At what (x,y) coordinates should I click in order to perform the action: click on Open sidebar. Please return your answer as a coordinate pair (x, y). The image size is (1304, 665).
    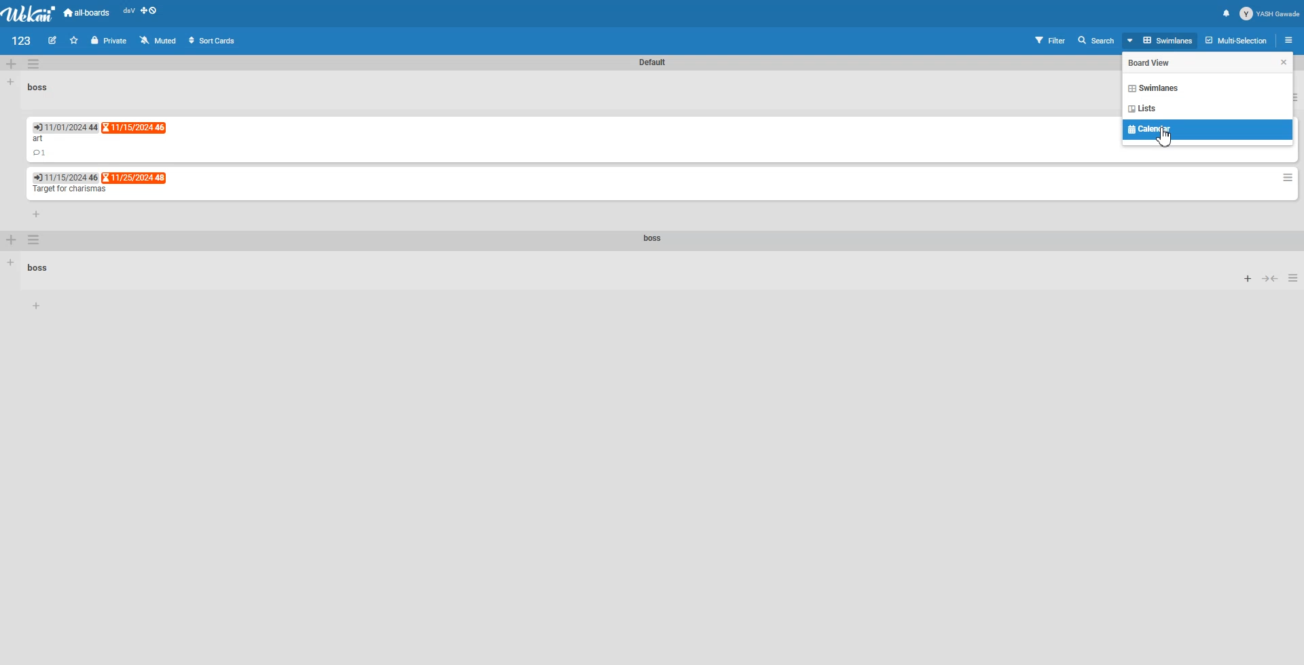
    Looking at the image, I should click on (1290, 39).